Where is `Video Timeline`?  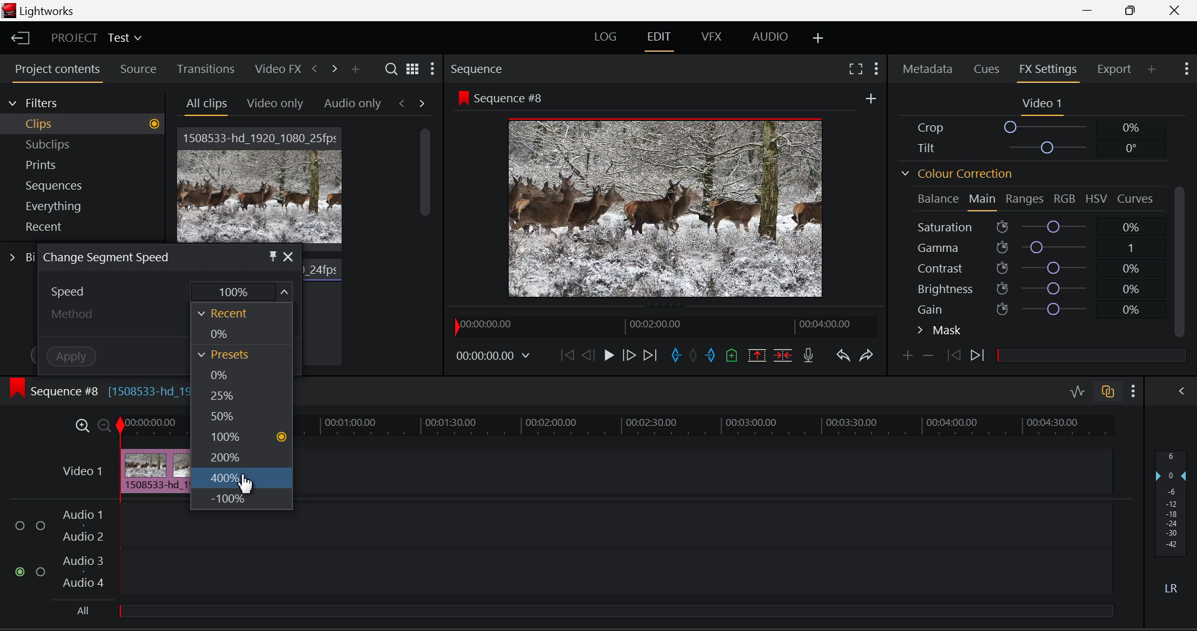 Video Timeline is located at coordinates (78, 473).